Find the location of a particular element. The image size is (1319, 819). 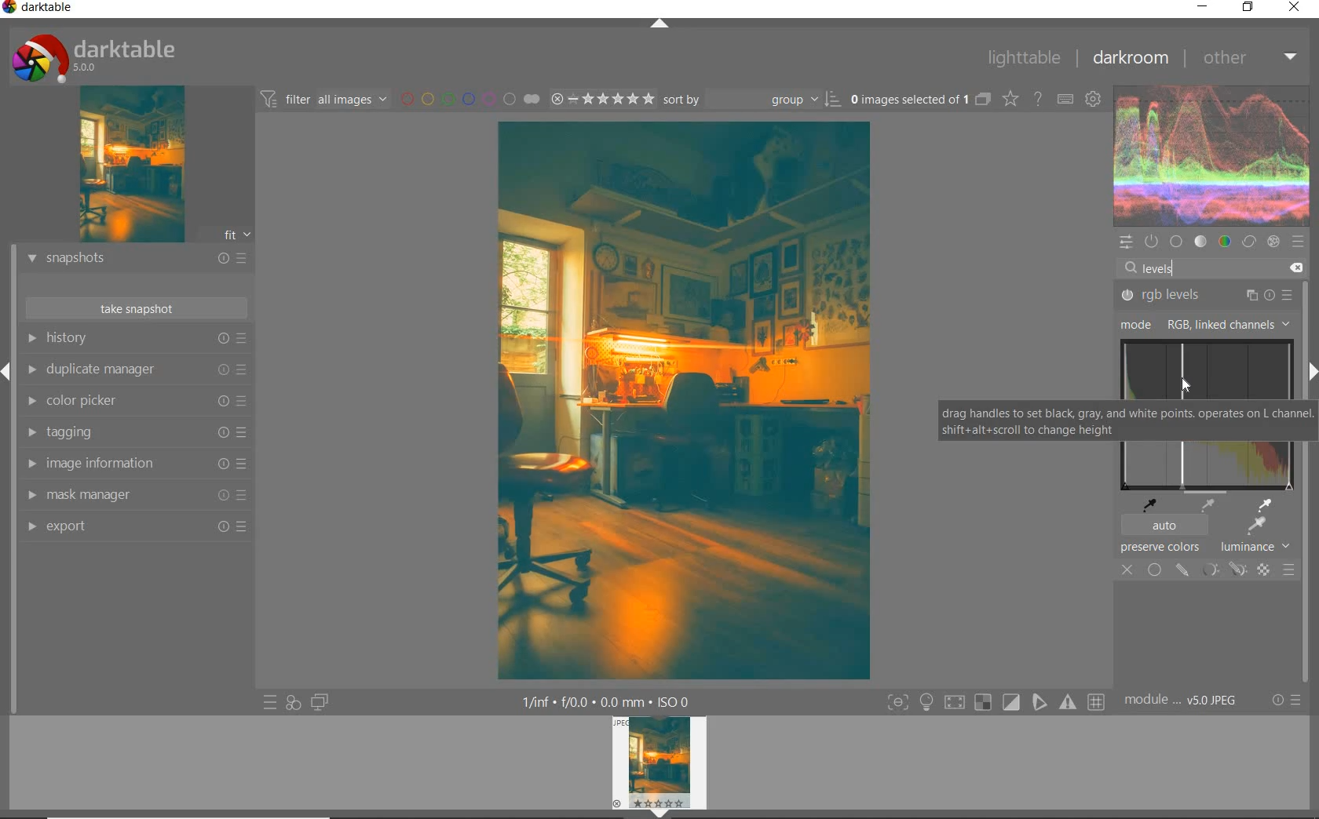

effect is located at coordinates (1275, 242).